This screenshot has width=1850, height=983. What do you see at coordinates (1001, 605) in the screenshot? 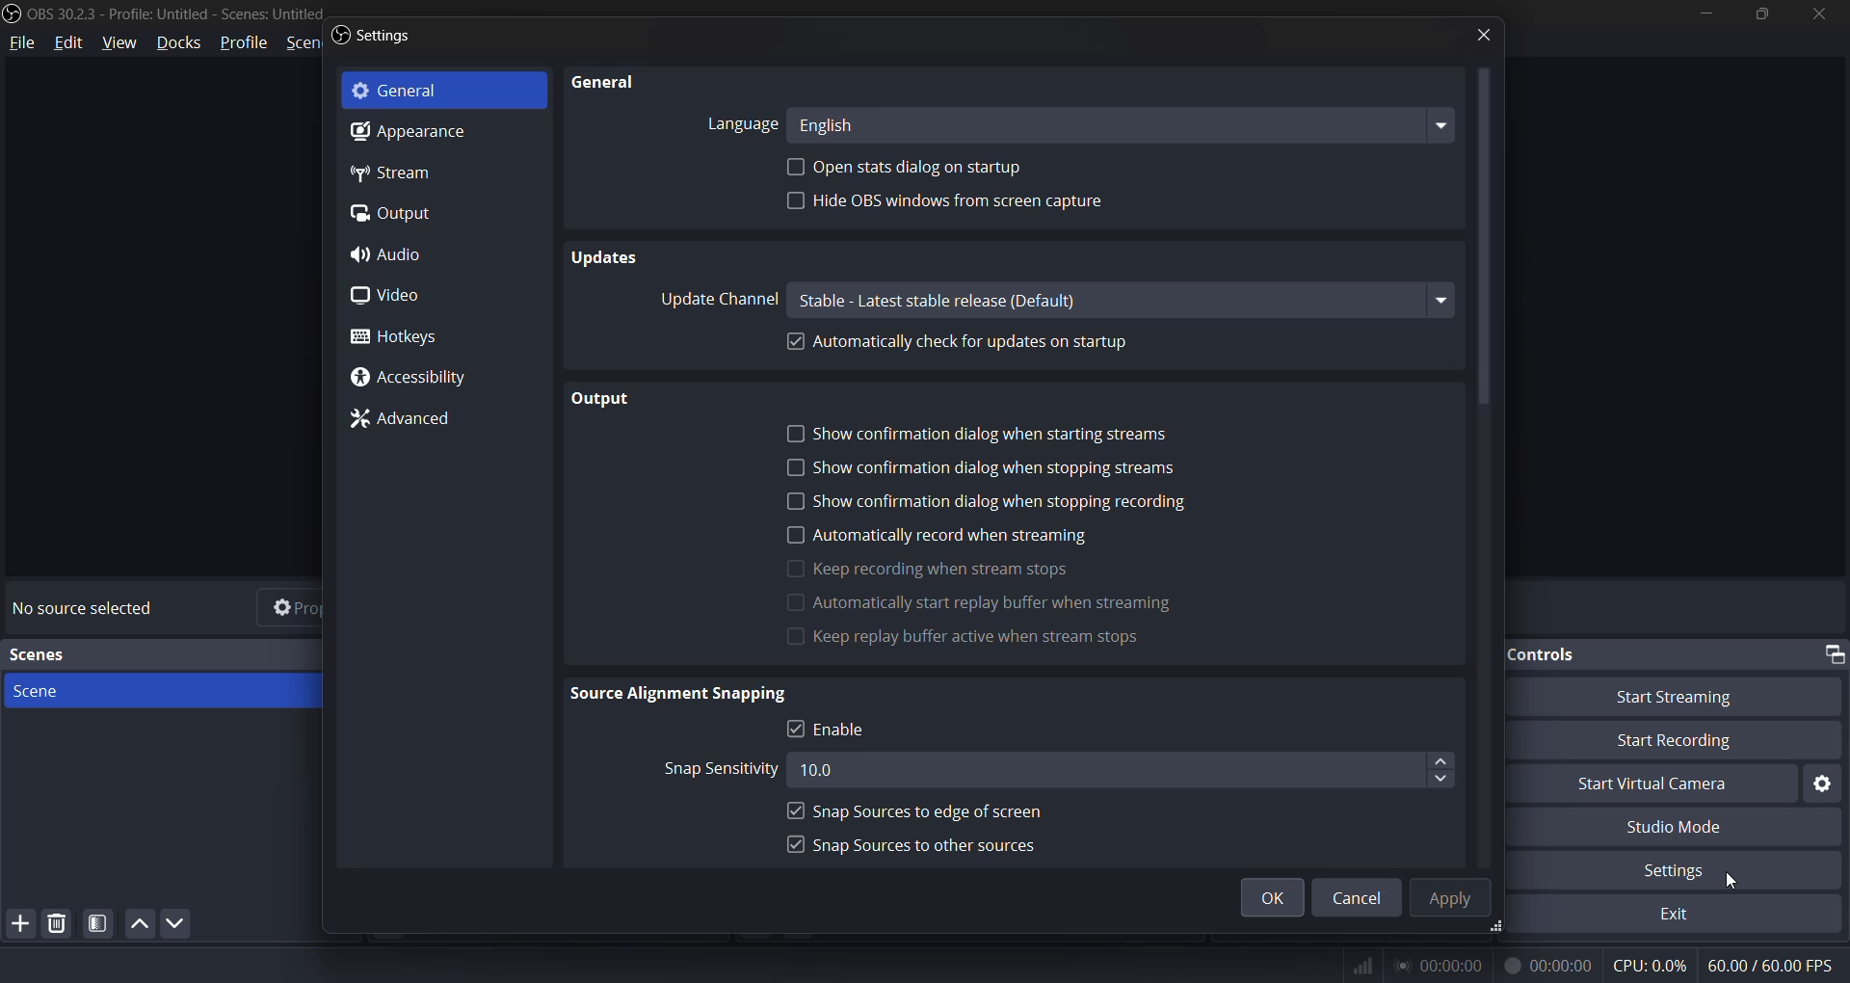
I see `automatically start replay buffer when streaming` at bounding box center [1001, 605].